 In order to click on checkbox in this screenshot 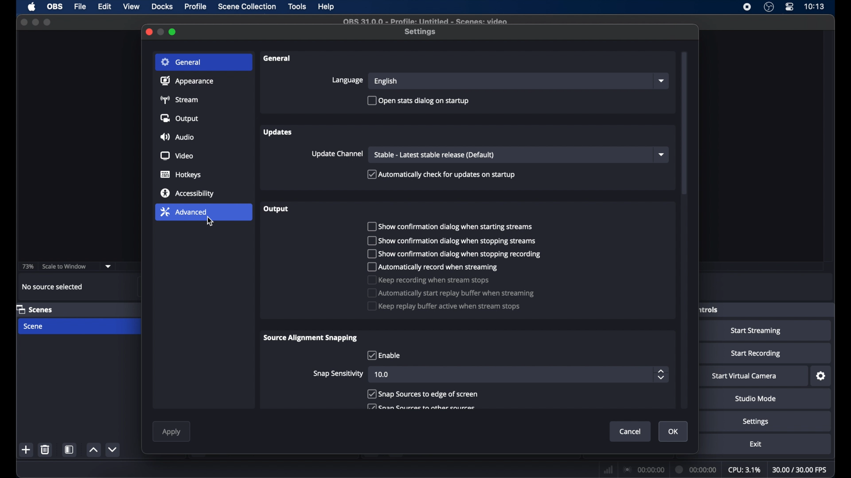, I will do `click(421, 406)`.